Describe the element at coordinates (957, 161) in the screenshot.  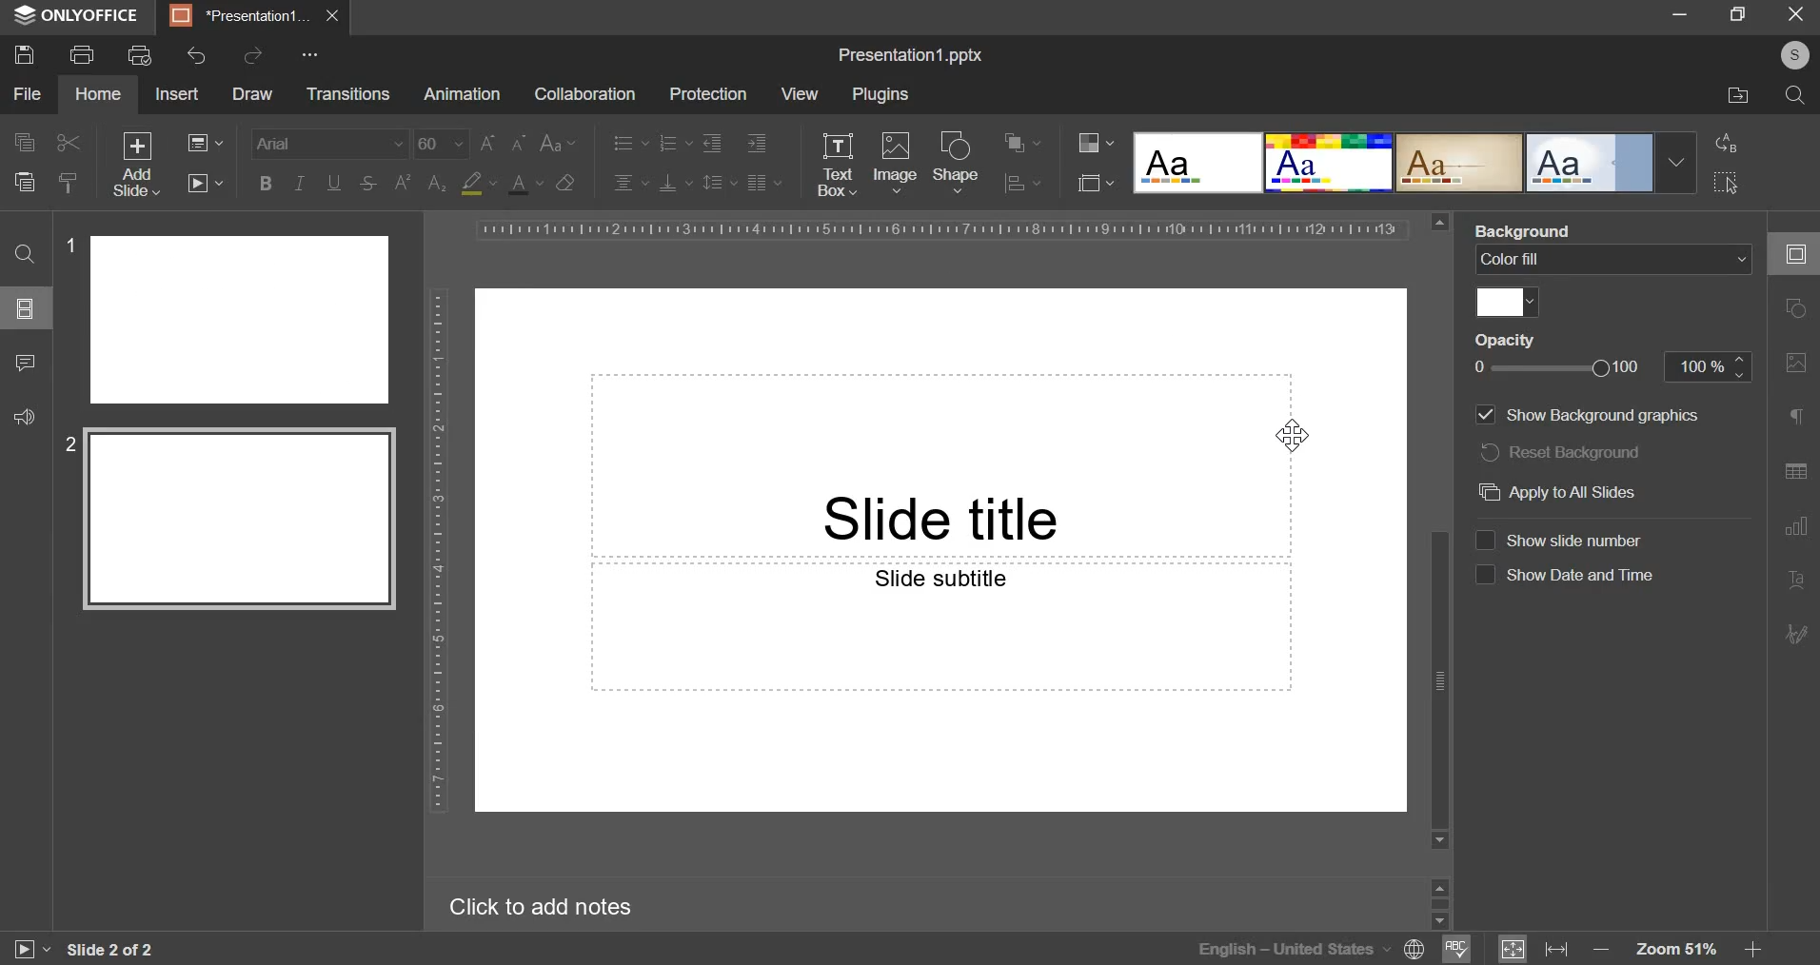
I see `shape` at that location.